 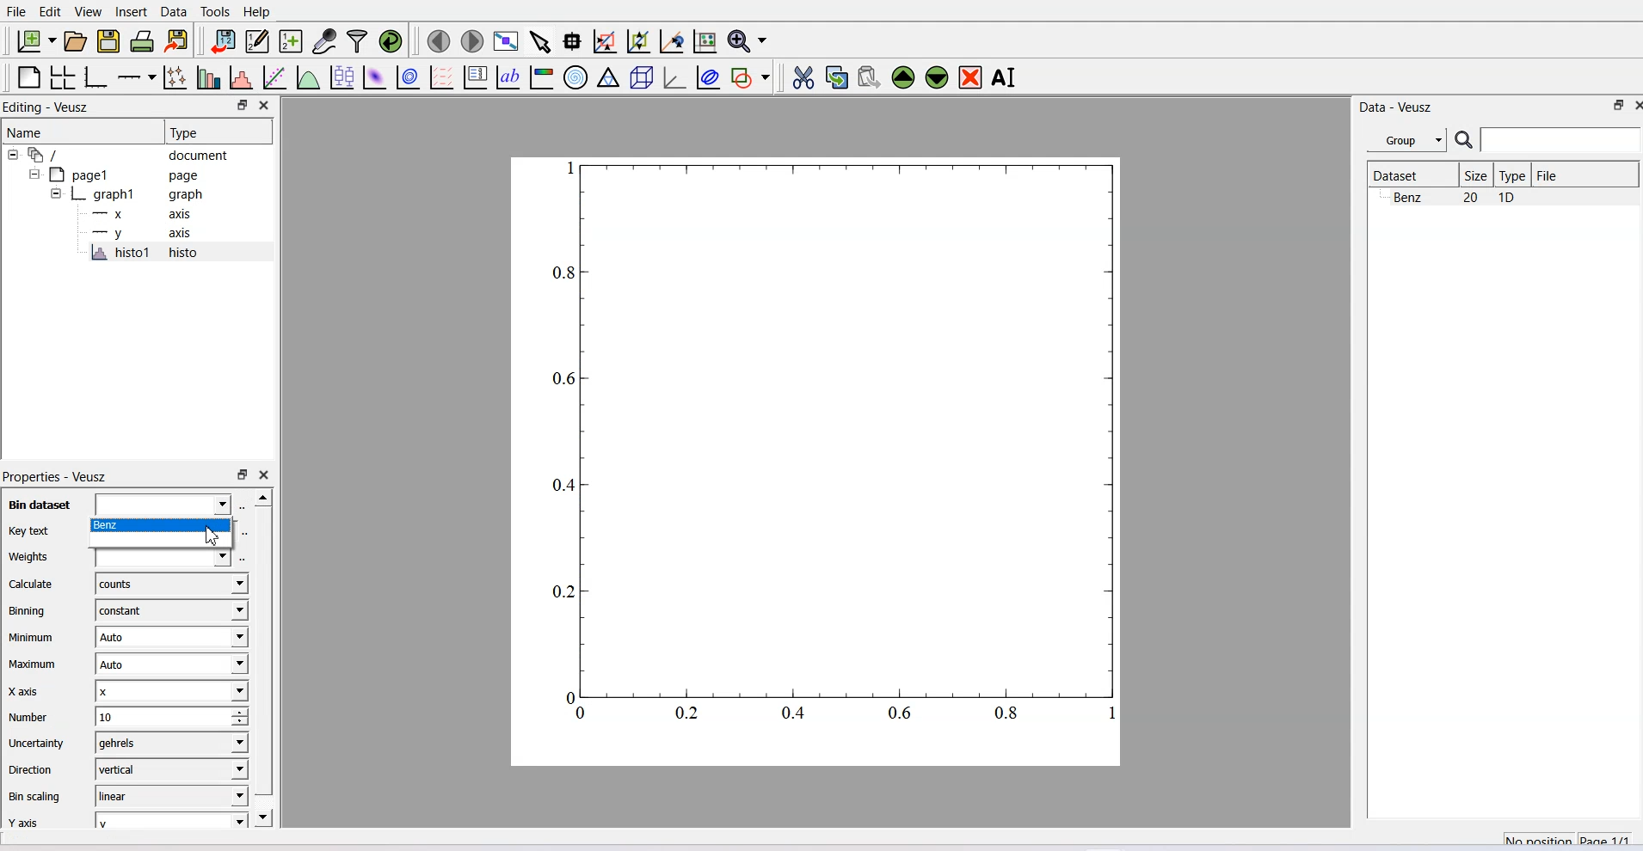 I want to click on Open a document, so click(x=75, y=40).